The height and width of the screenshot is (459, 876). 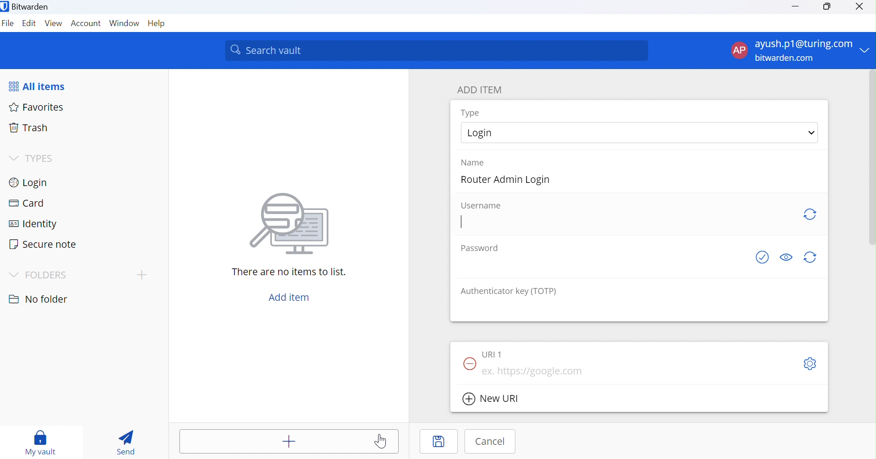 I want to click on Authenticator key (TOTP), so click(x=509, y=291).